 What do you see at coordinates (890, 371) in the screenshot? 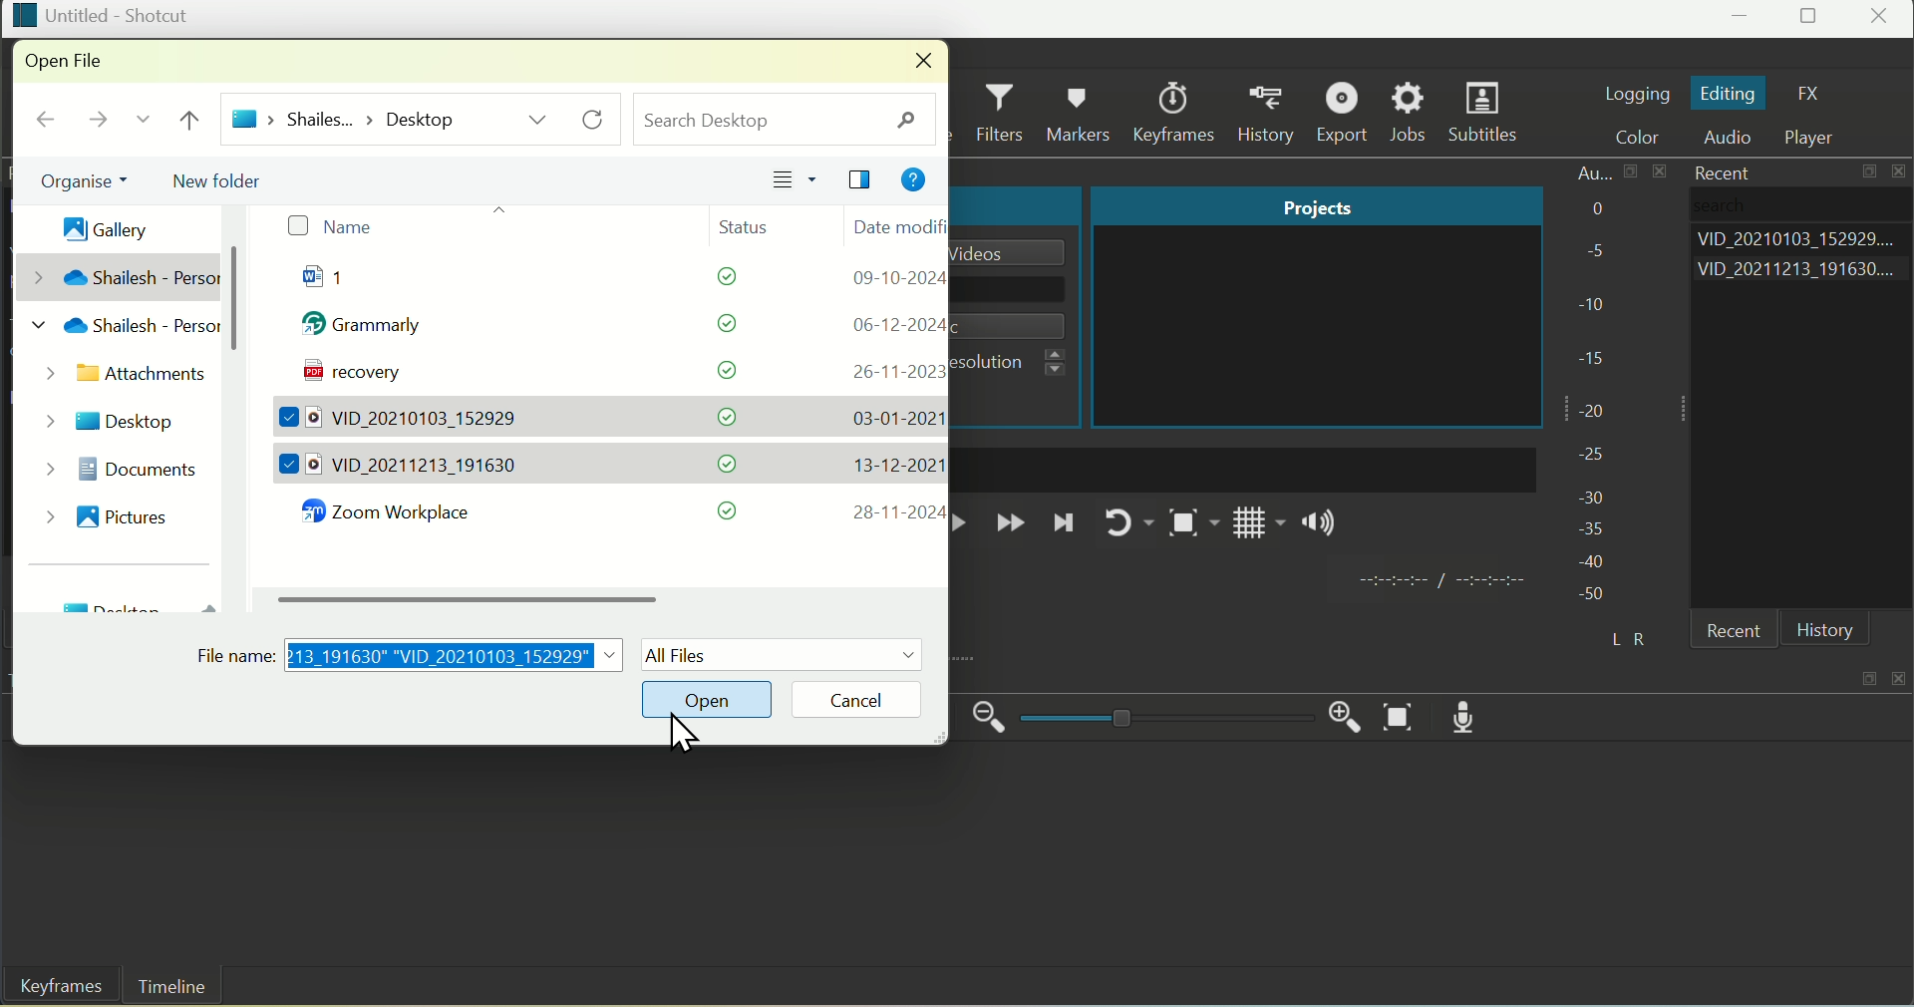
I see `date` at bounding box center [890, 371].